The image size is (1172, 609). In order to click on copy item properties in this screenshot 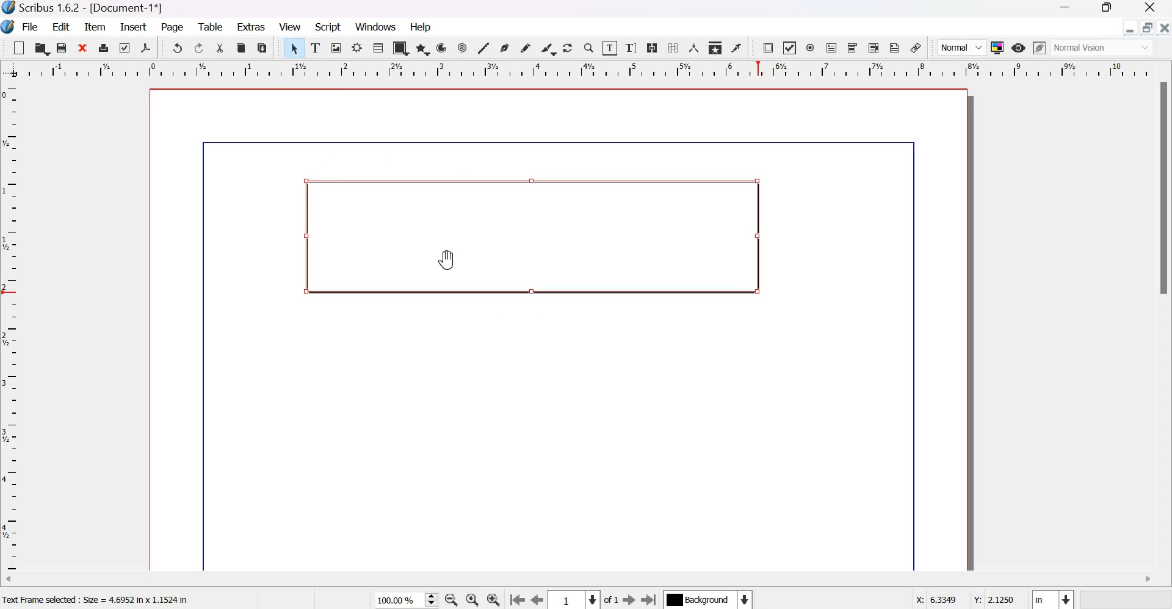, I will do `click(715, 47)`.